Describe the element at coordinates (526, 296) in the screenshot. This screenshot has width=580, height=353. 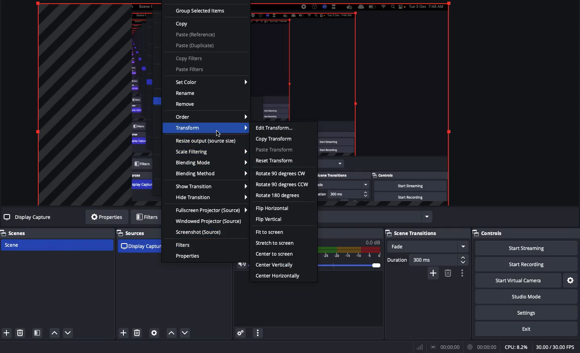
I see `Studio mode` at that location.